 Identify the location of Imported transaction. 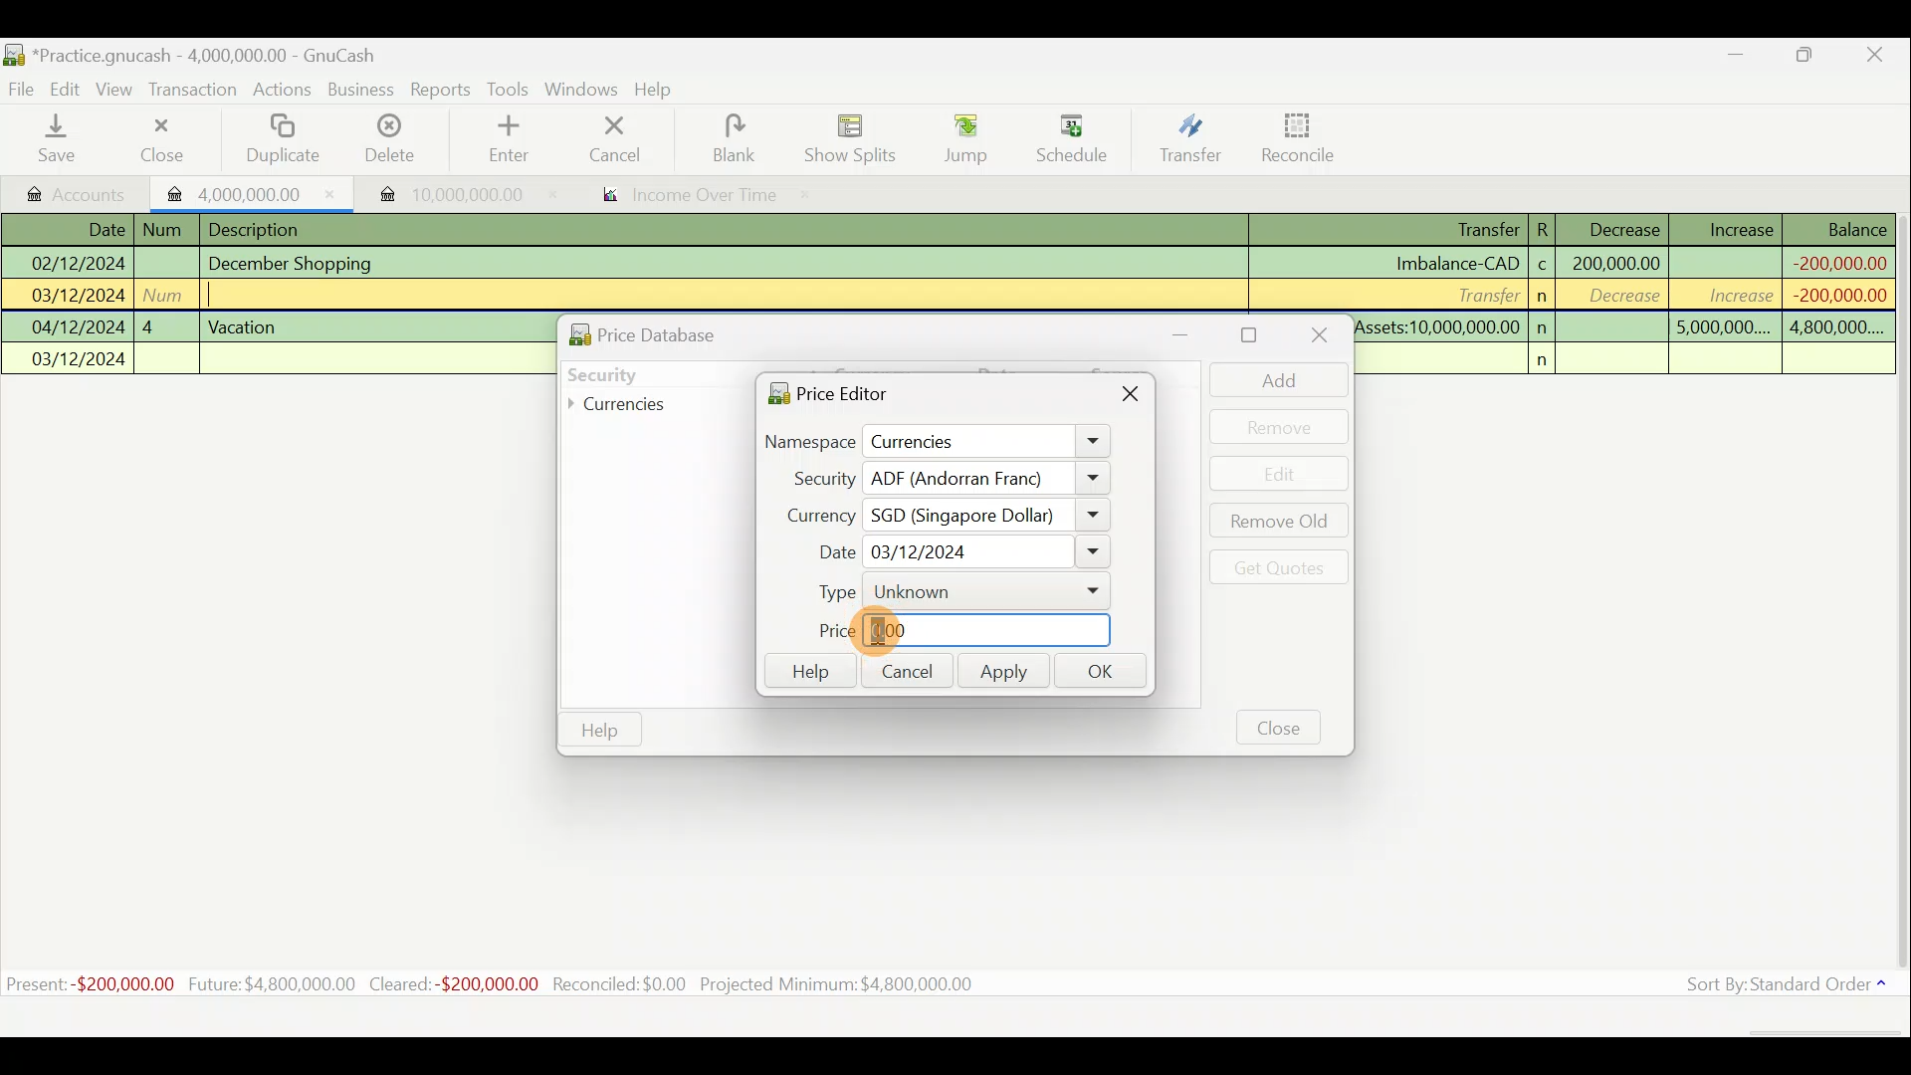
(244, 191).